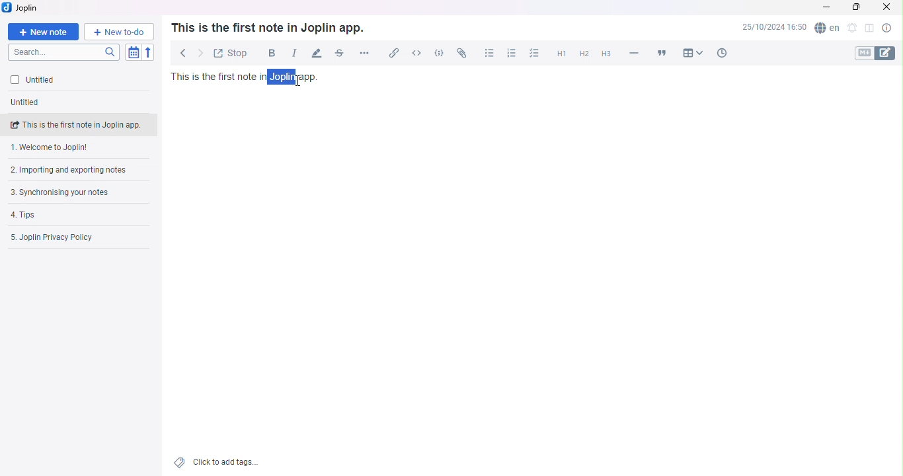  What do you see at coordinates (584, 55) in the screenshot?
I see `Heading 2` at bounding box center [584, 55].